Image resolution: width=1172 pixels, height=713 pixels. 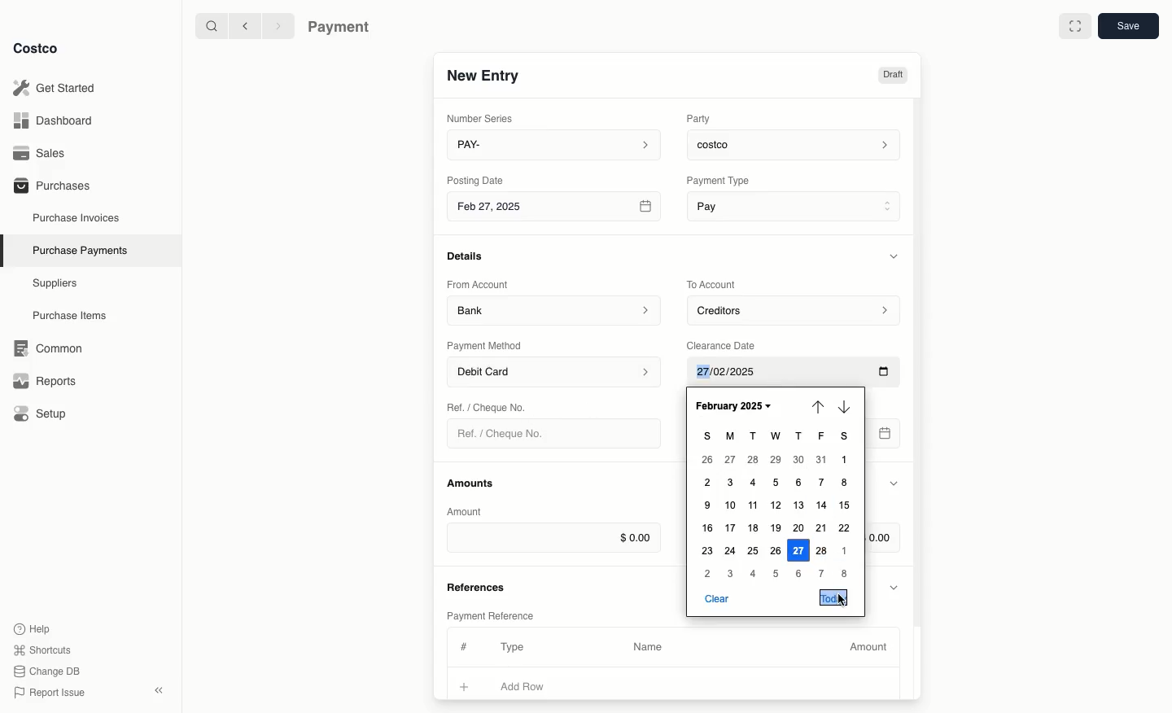 What do you see at coordinates (717, 180) in the screenshot?
I see `‘Payment Type` at bounding box center [717, 180].